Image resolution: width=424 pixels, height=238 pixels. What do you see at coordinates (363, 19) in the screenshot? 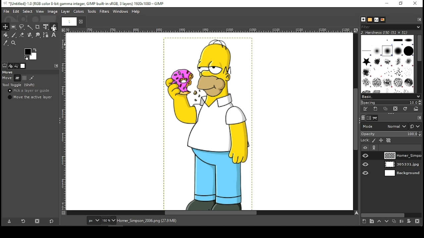
I see `brush` at bounding box center [363, 19].